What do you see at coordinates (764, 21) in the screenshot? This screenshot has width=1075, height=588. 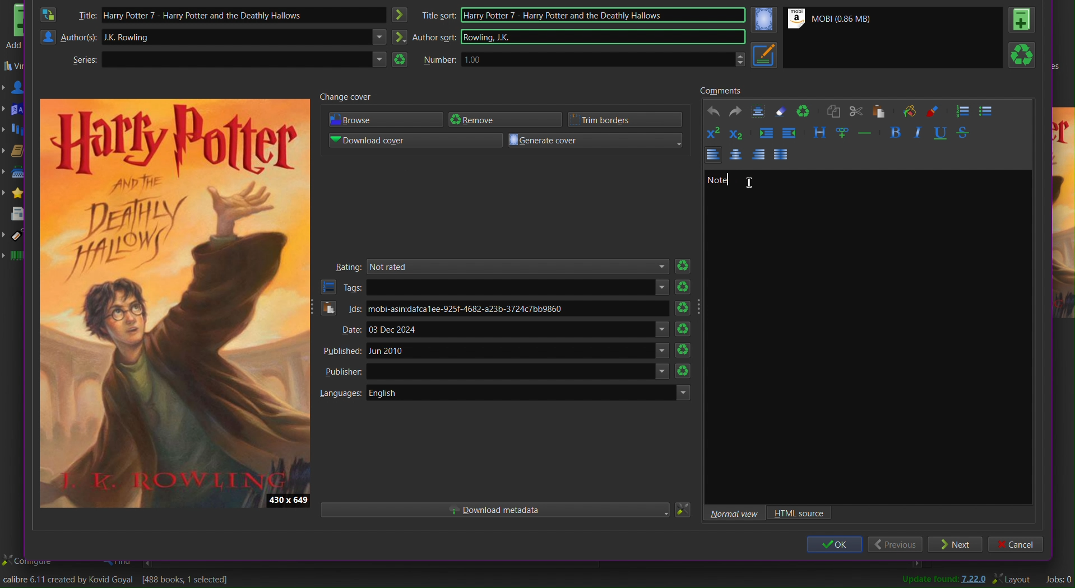 I see `Cover` at bounding box center [764, 21].